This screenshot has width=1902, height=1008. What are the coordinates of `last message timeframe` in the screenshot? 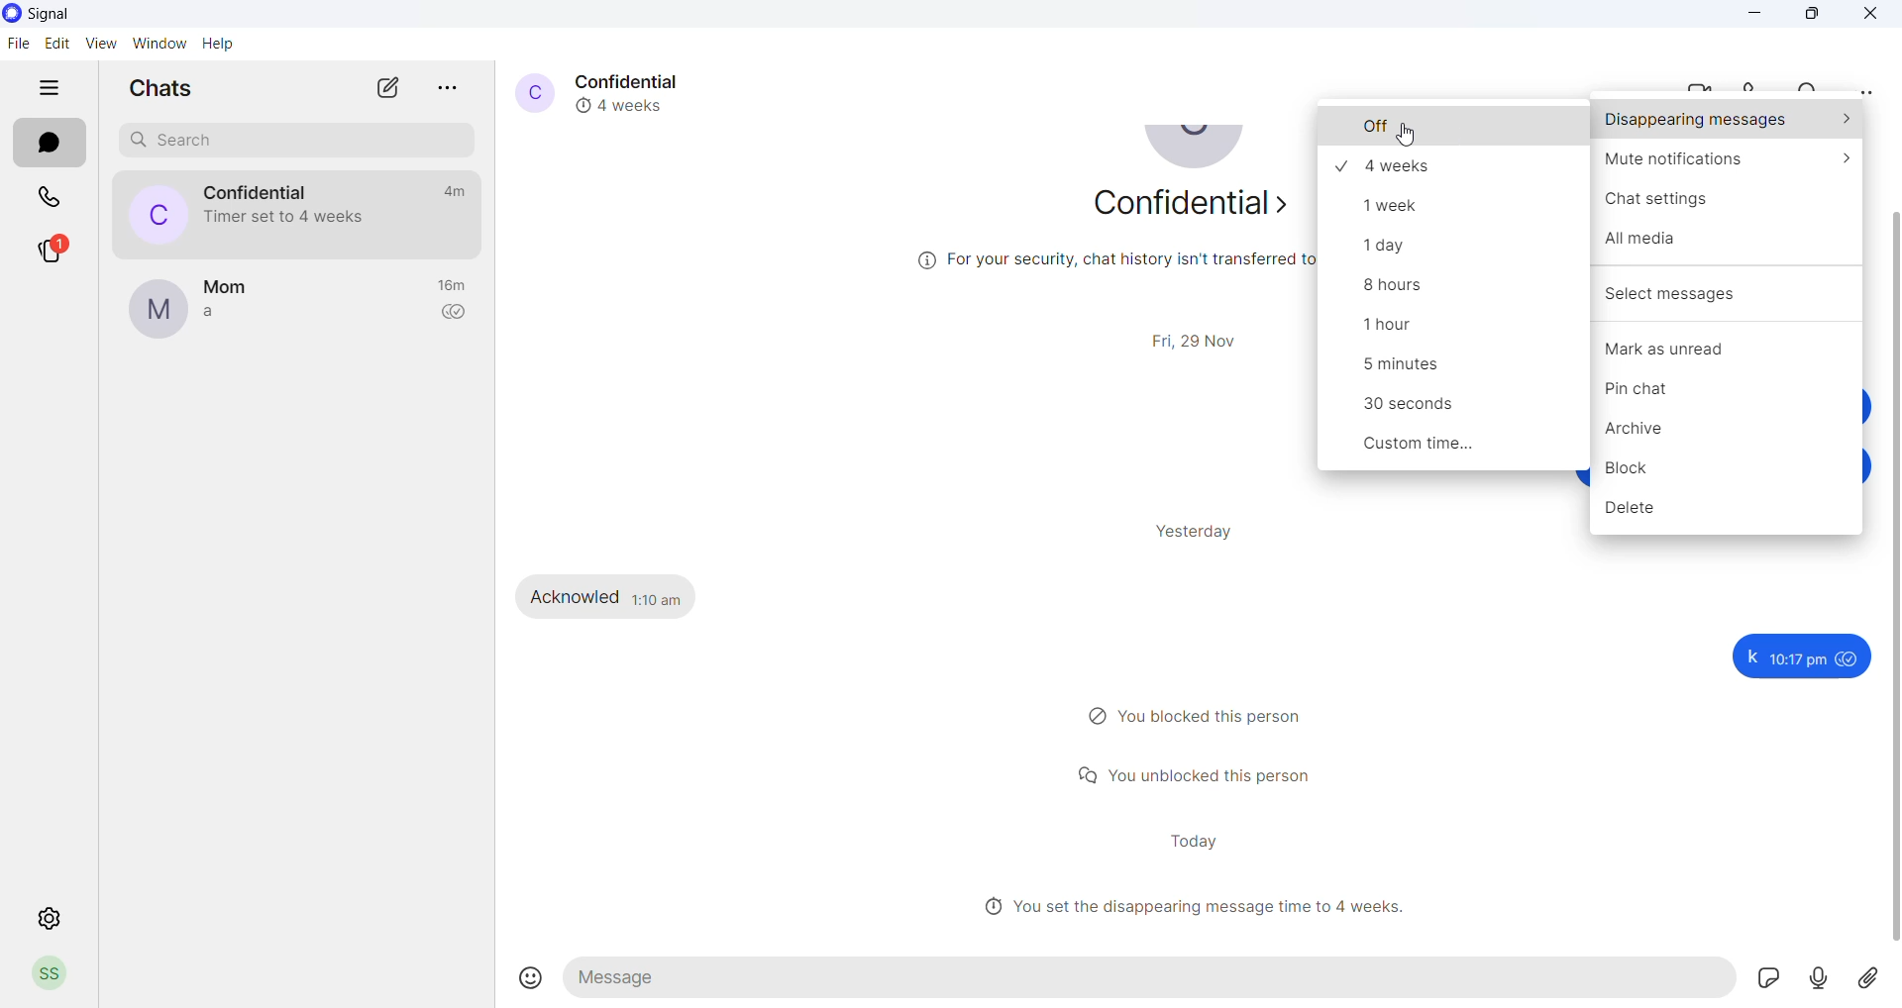 It's located at (451, 191).